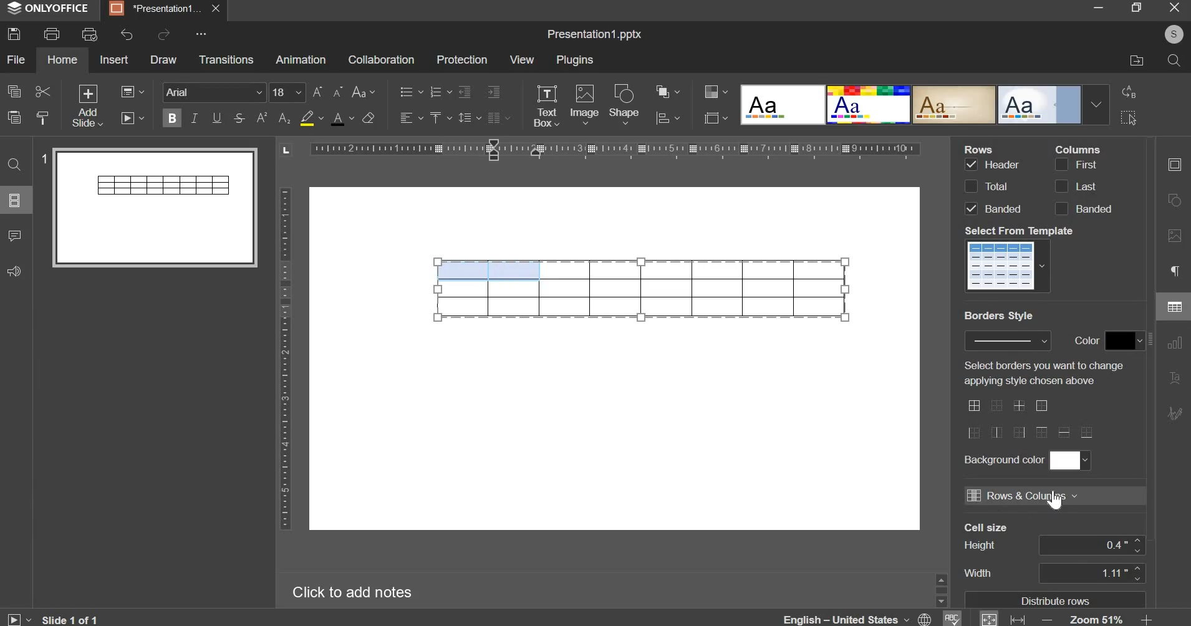 The width and height of the screenshot is (1191, 626). I want to click on design, so click(924, 104).